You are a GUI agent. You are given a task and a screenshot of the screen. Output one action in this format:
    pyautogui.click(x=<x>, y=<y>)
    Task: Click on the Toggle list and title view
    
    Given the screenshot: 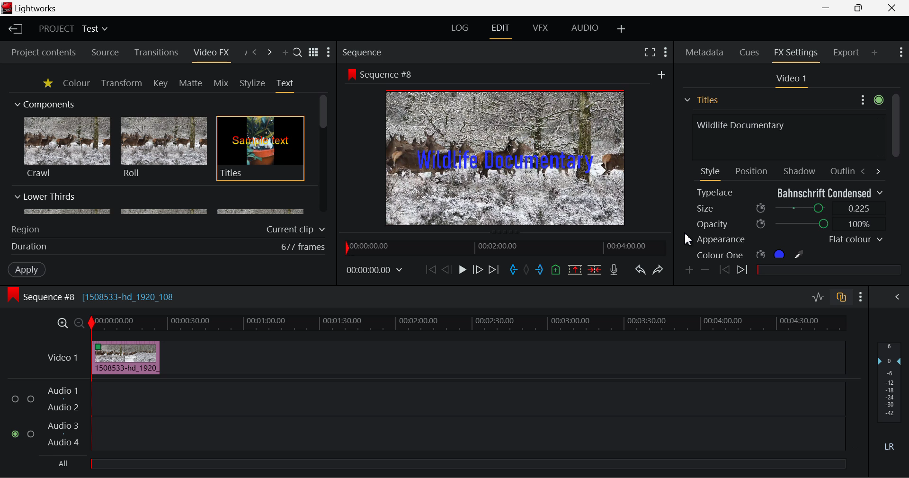 What is the action you would take?
    pyautogui.click(x=314, y=53)
    